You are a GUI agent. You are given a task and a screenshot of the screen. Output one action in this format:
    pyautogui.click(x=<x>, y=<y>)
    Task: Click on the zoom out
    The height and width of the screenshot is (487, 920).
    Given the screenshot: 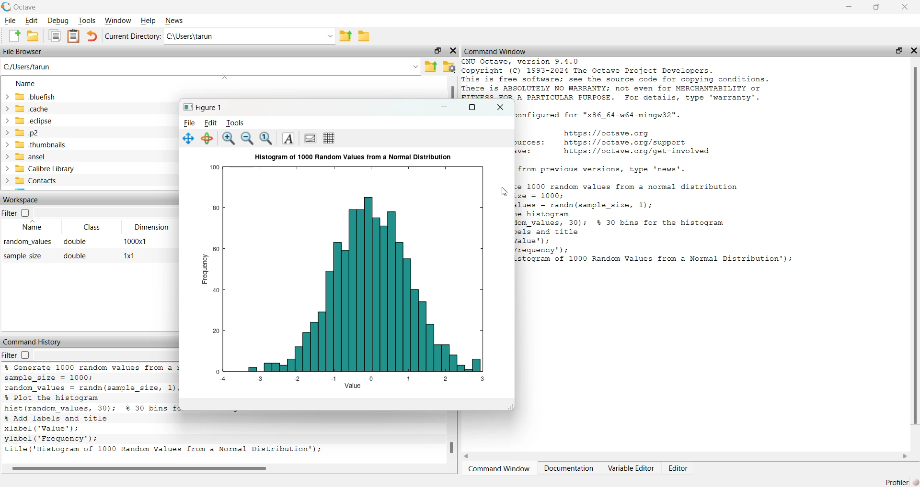 What is the action you would take?
    pyautogui.click(x=247, y=138)
    